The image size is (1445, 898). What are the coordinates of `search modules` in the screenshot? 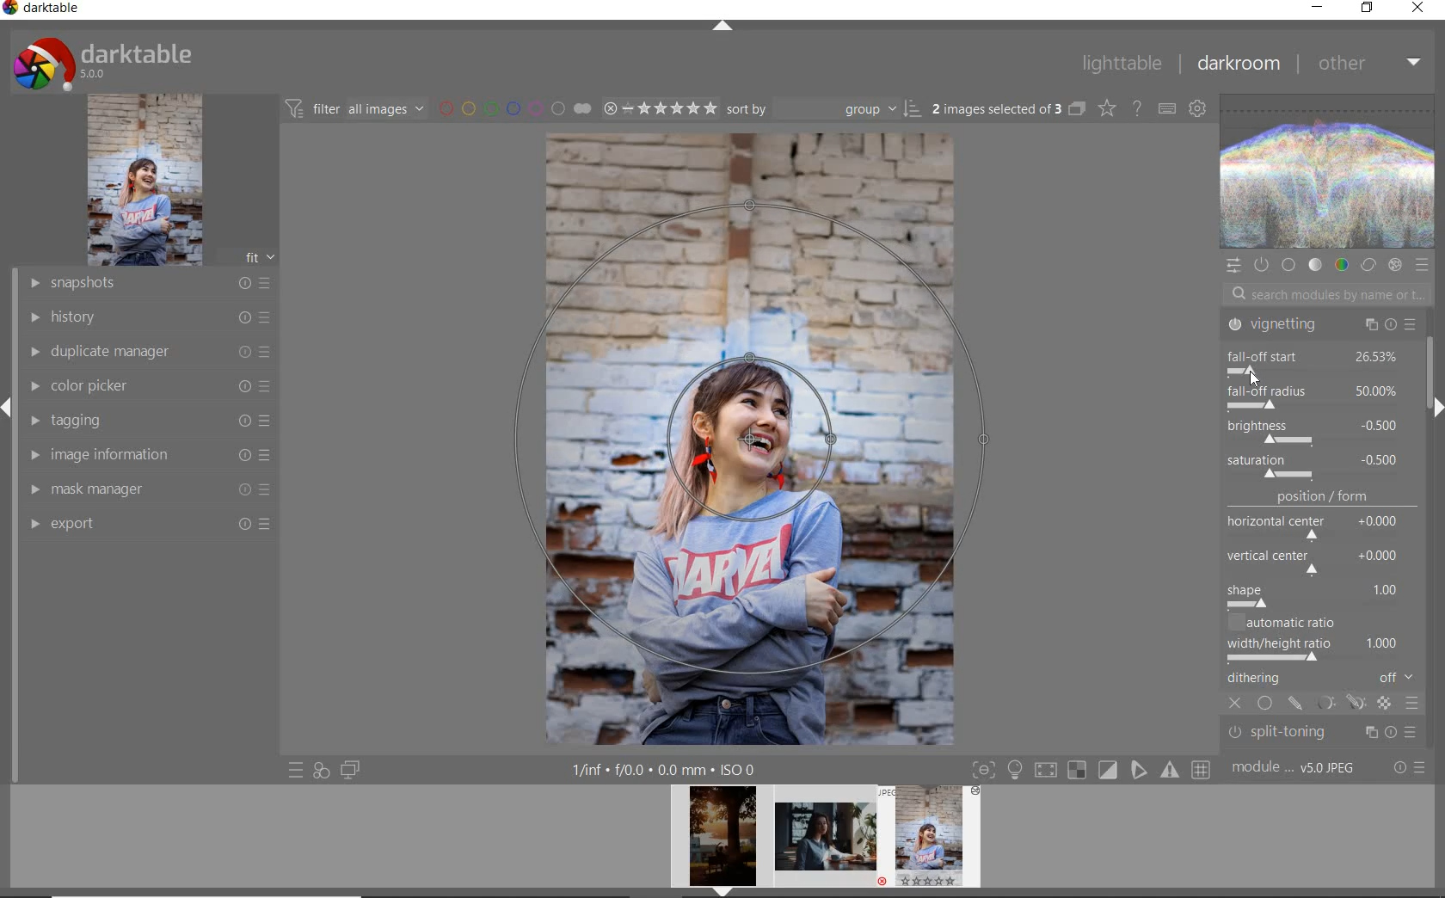 It's located at (1323, 297).